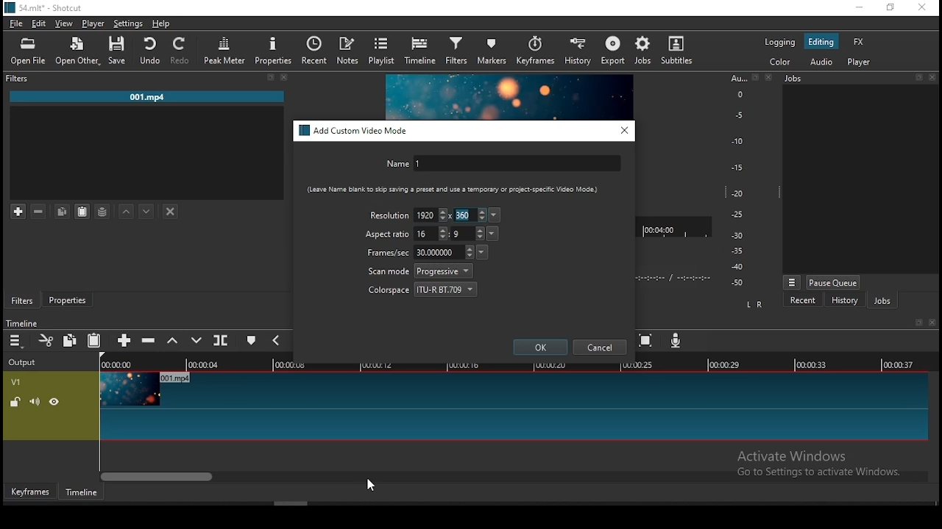 This screenshot has height=529, width=942. I want to click on , so click(935, 323).